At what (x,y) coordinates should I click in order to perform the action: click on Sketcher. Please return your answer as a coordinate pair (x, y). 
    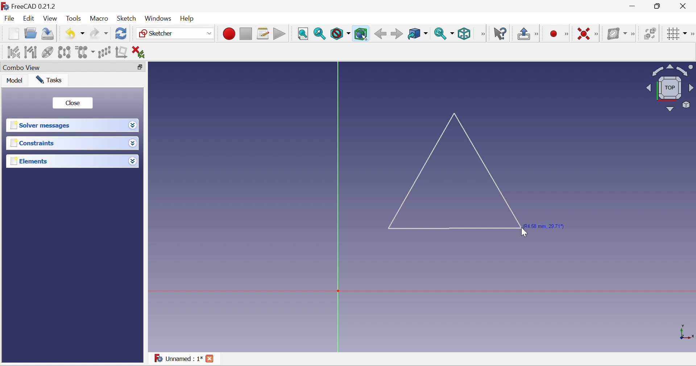
    Looking at the image, I should click on (175, 33).